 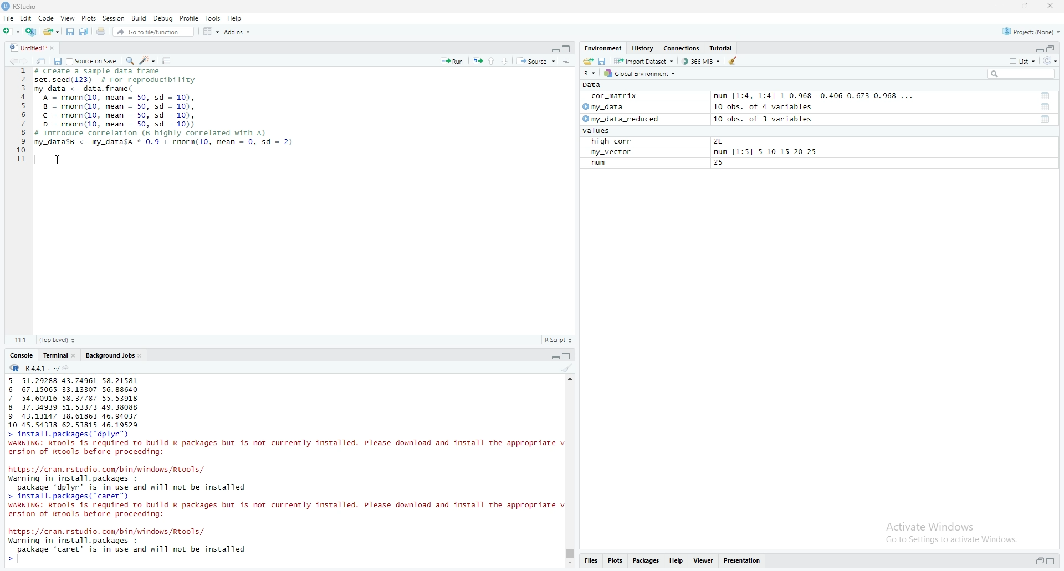 I want to click on (Top level), so click(x=59, y=340).